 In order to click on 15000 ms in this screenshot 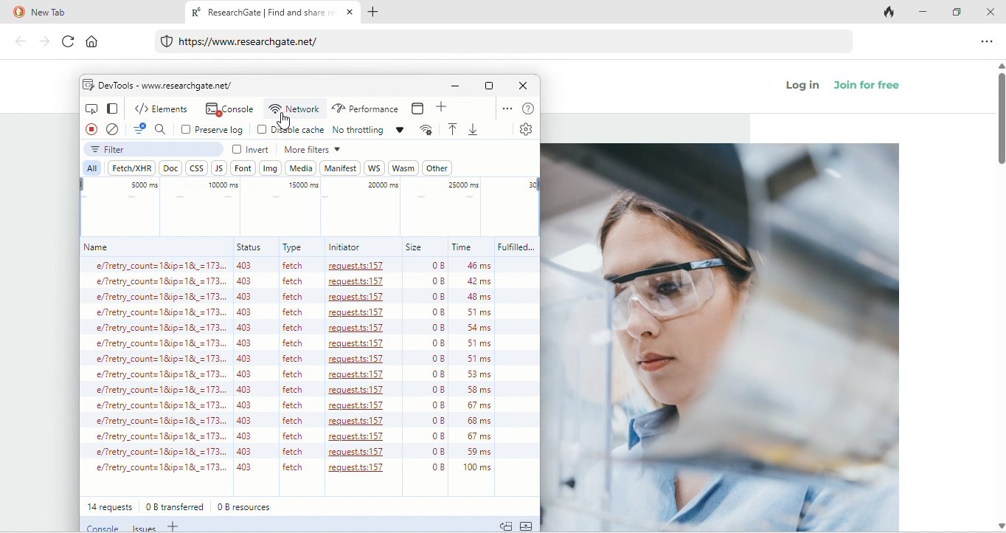, I will do `click(303, 185)`.